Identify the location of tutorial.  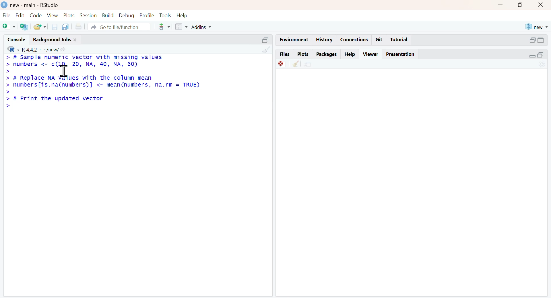
(399, 40).